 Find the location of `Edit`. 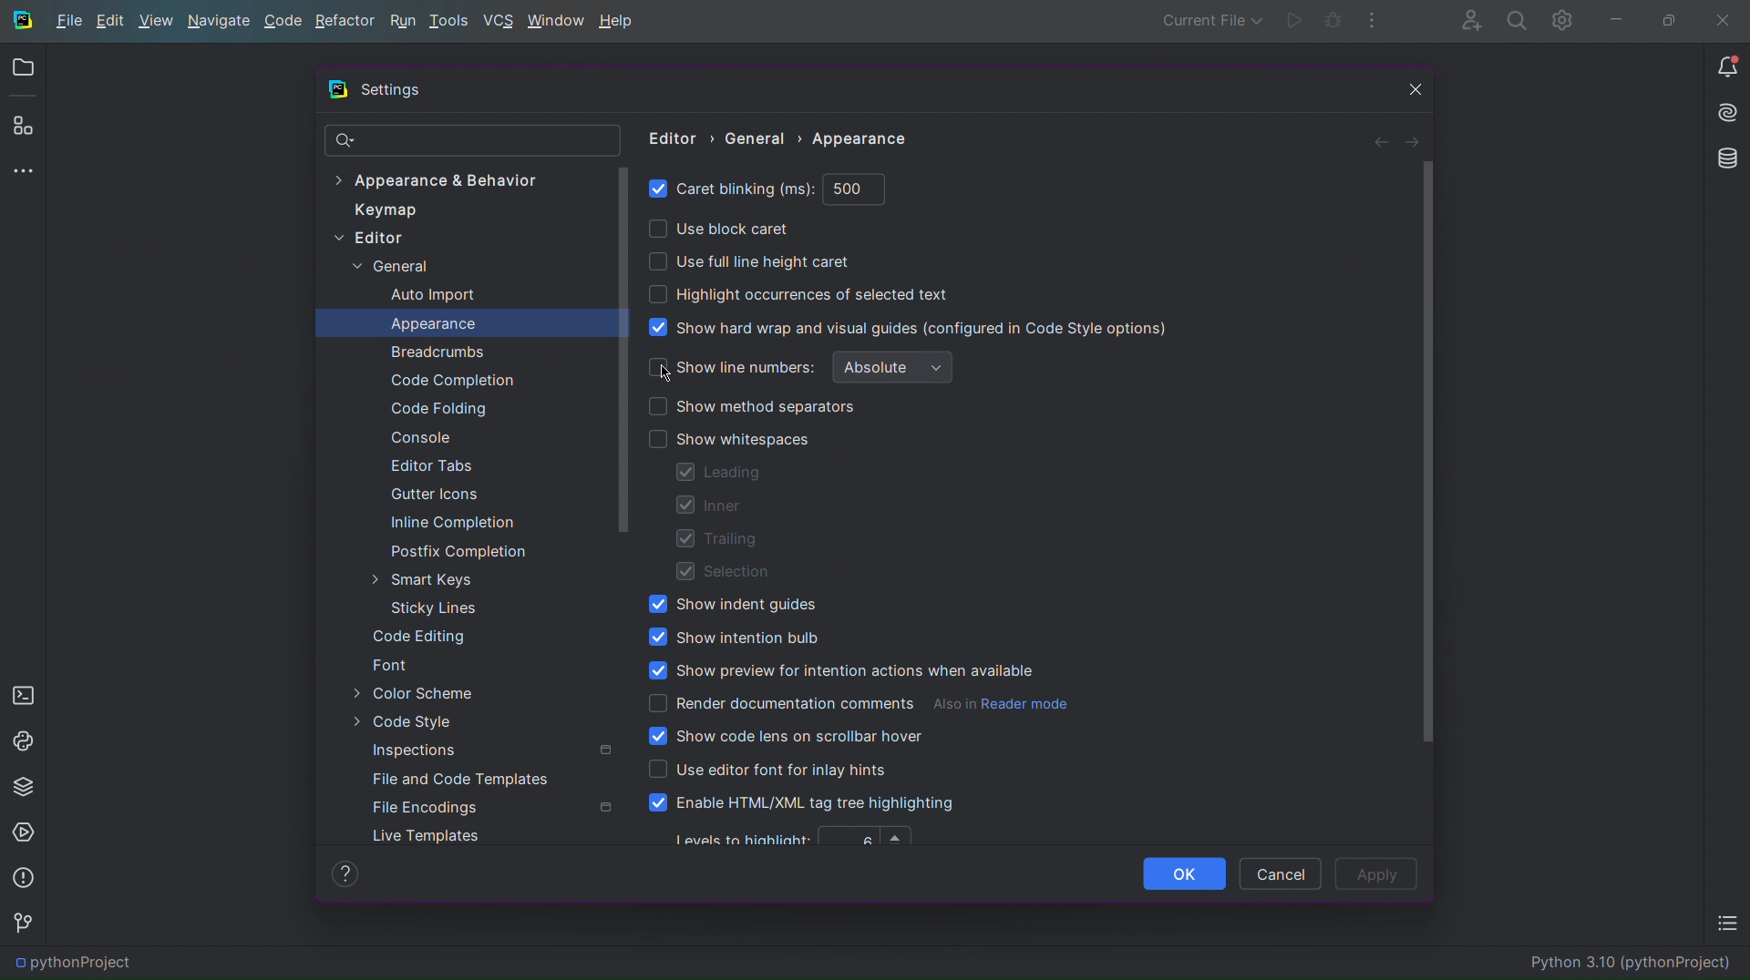

Edit is located at coordinates (108, 23).